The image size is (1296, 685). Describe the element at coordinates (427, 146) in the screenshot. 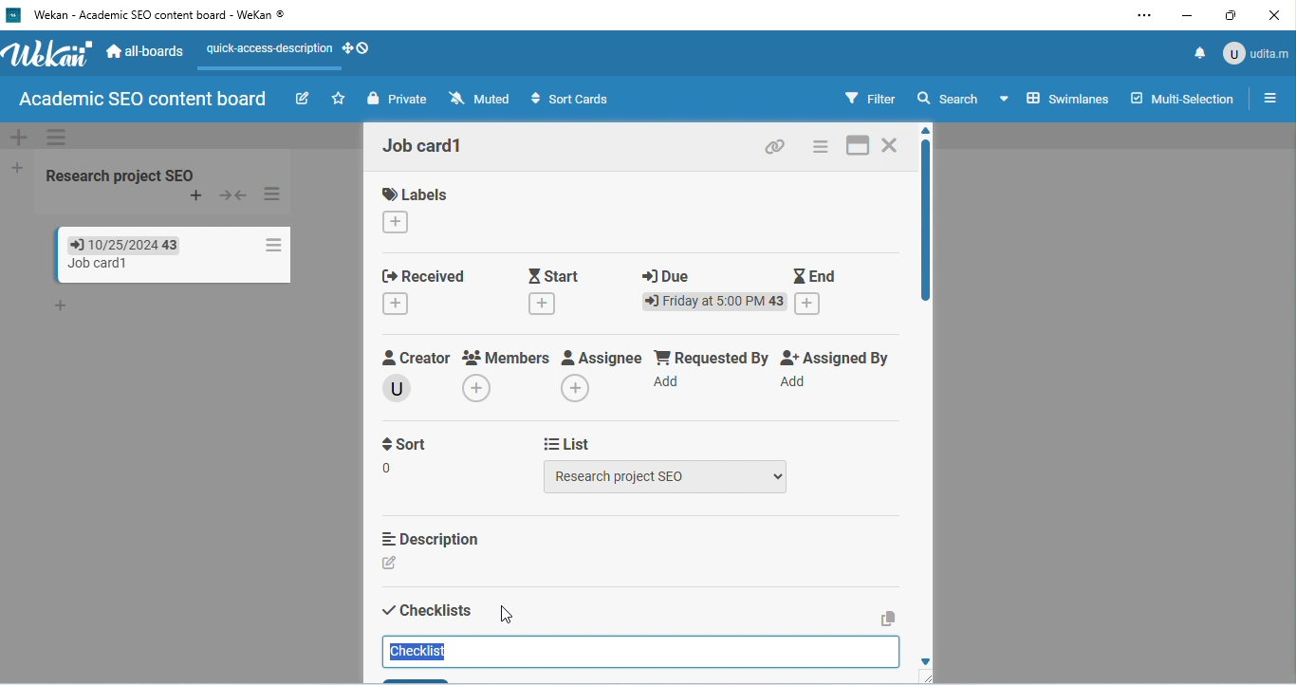

I see `card name` at that location.